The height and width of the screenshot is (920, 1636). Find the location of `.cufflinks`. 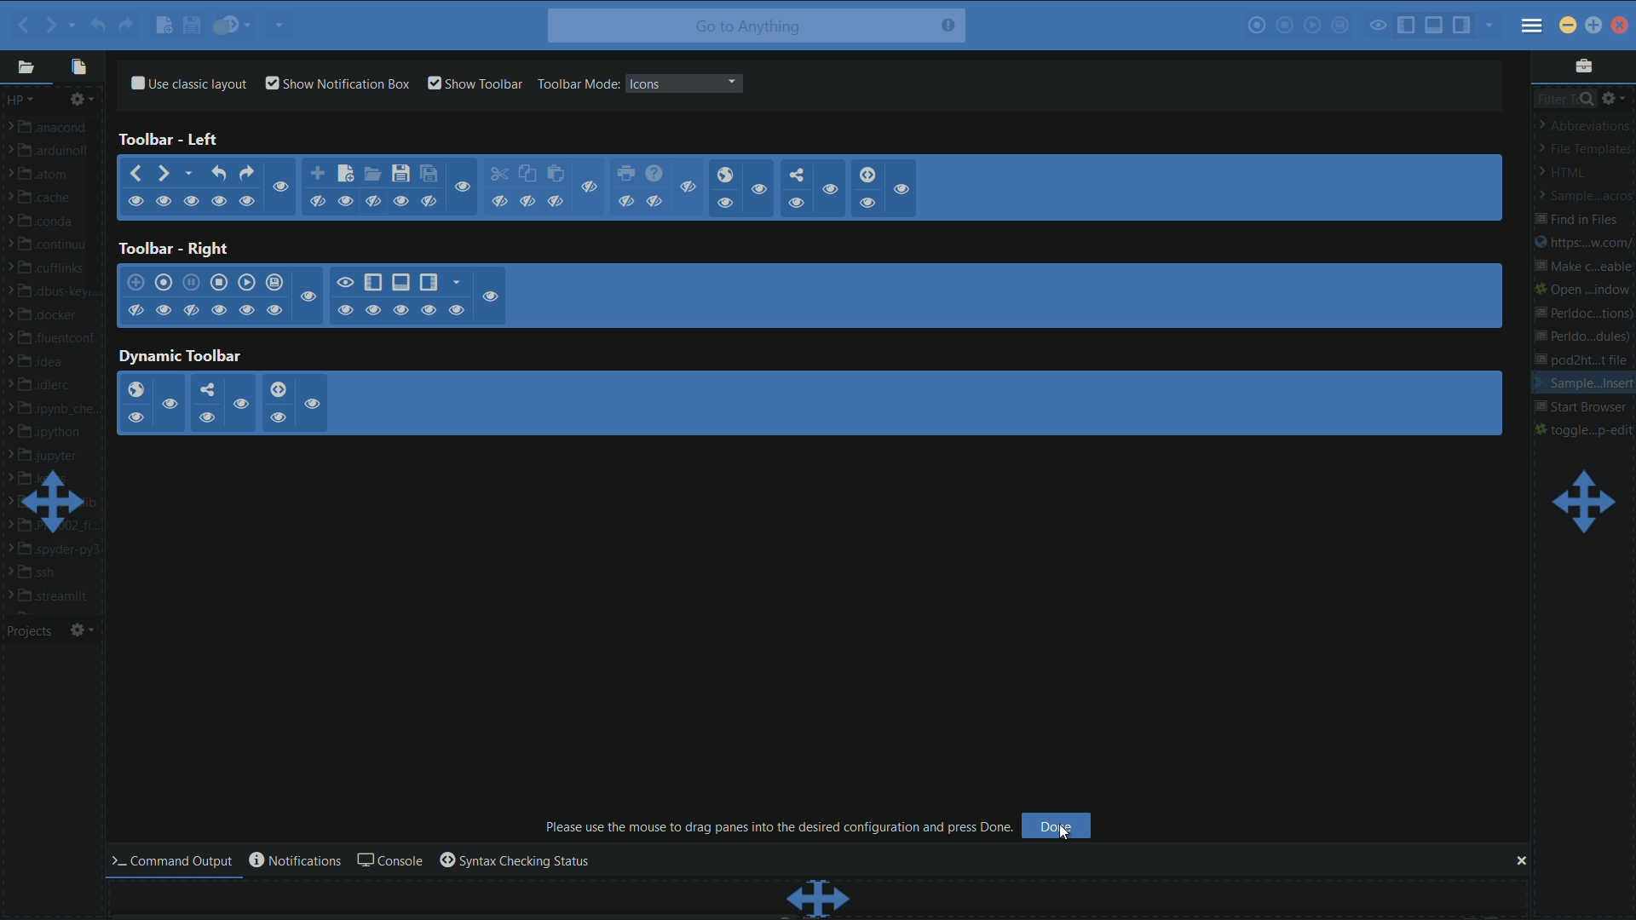

.cufflinks is located at coordinates (56, 270).